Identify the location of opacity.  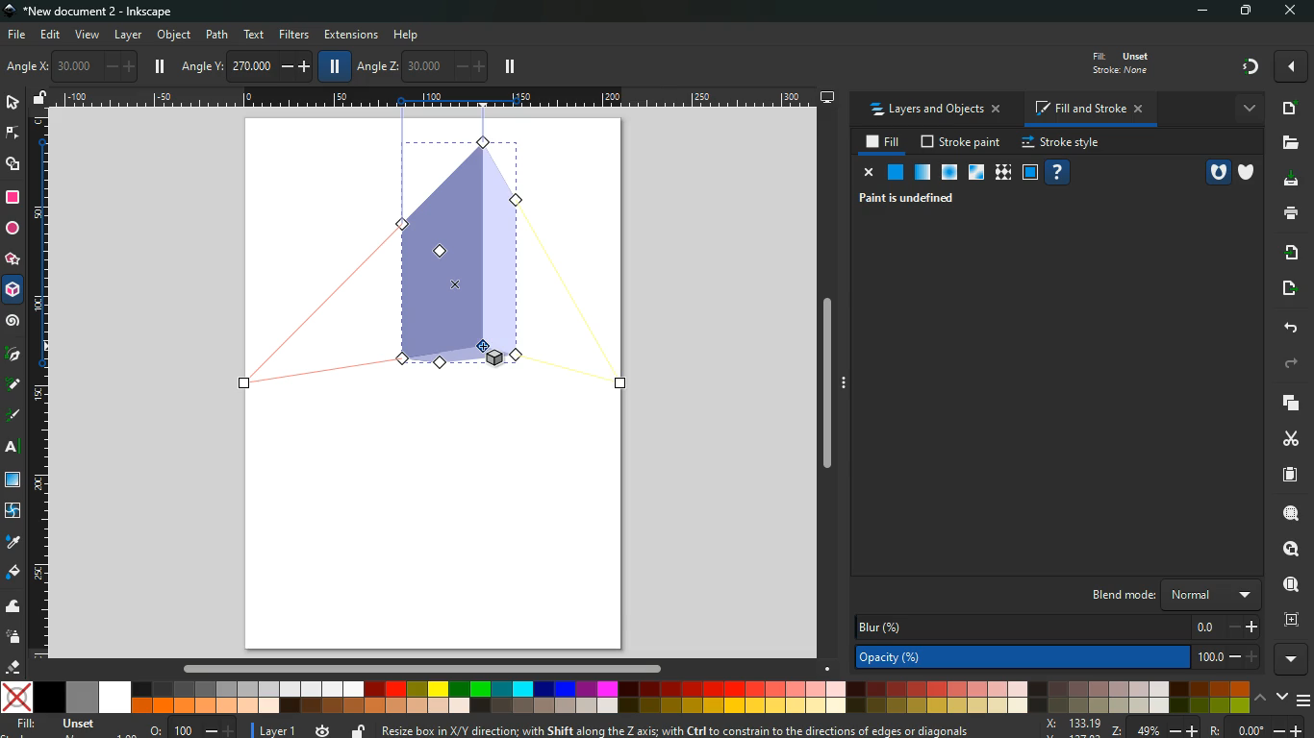
(1061, 659).